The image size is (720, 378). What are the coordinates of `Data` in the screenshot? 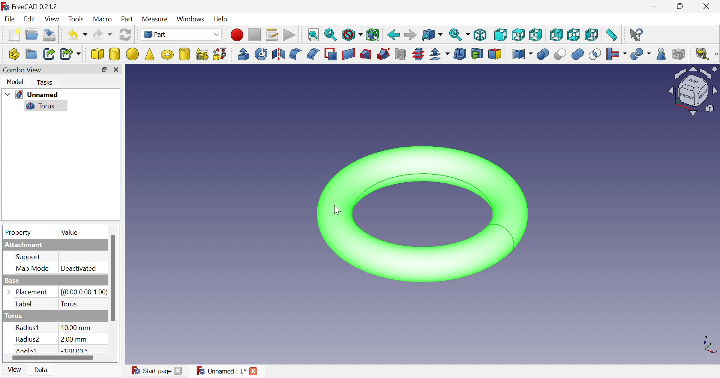 It's located at (42, 370).